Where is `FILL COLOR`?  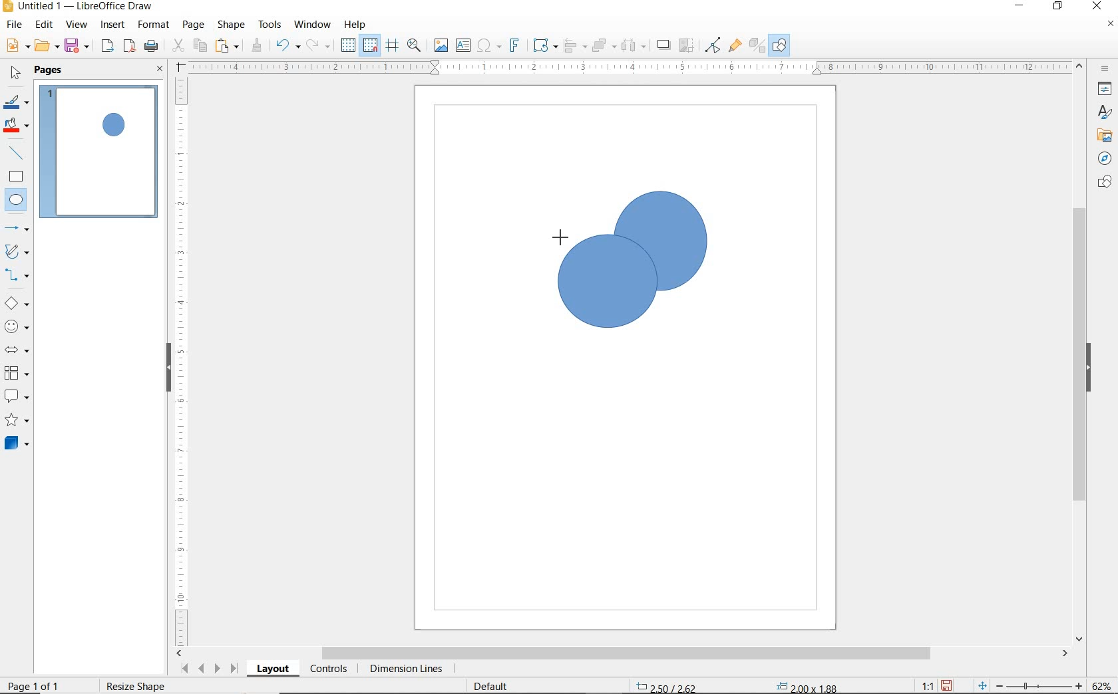 FILL COLOR is located at coordinates (17, 126).